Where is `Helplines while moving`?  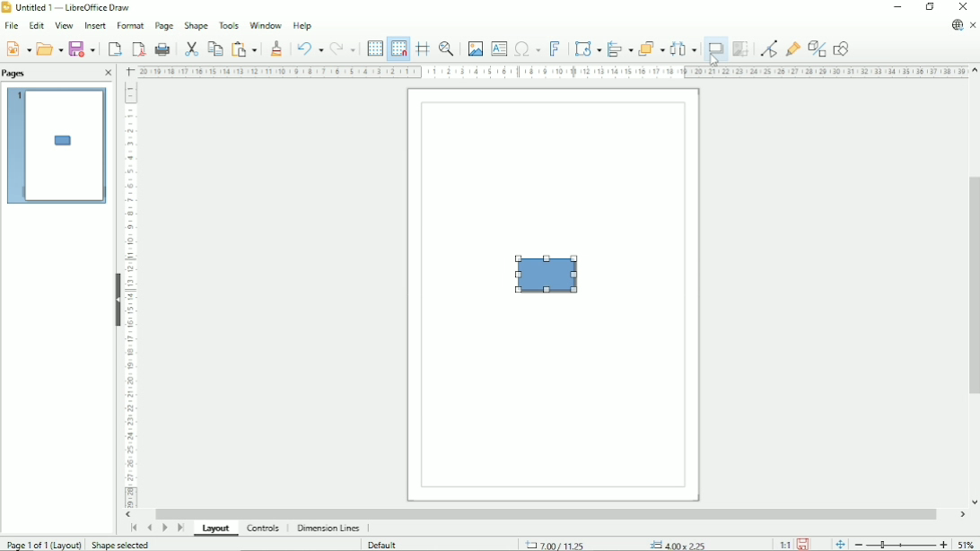 Helplines while moving is located at coordinates (424, 48).